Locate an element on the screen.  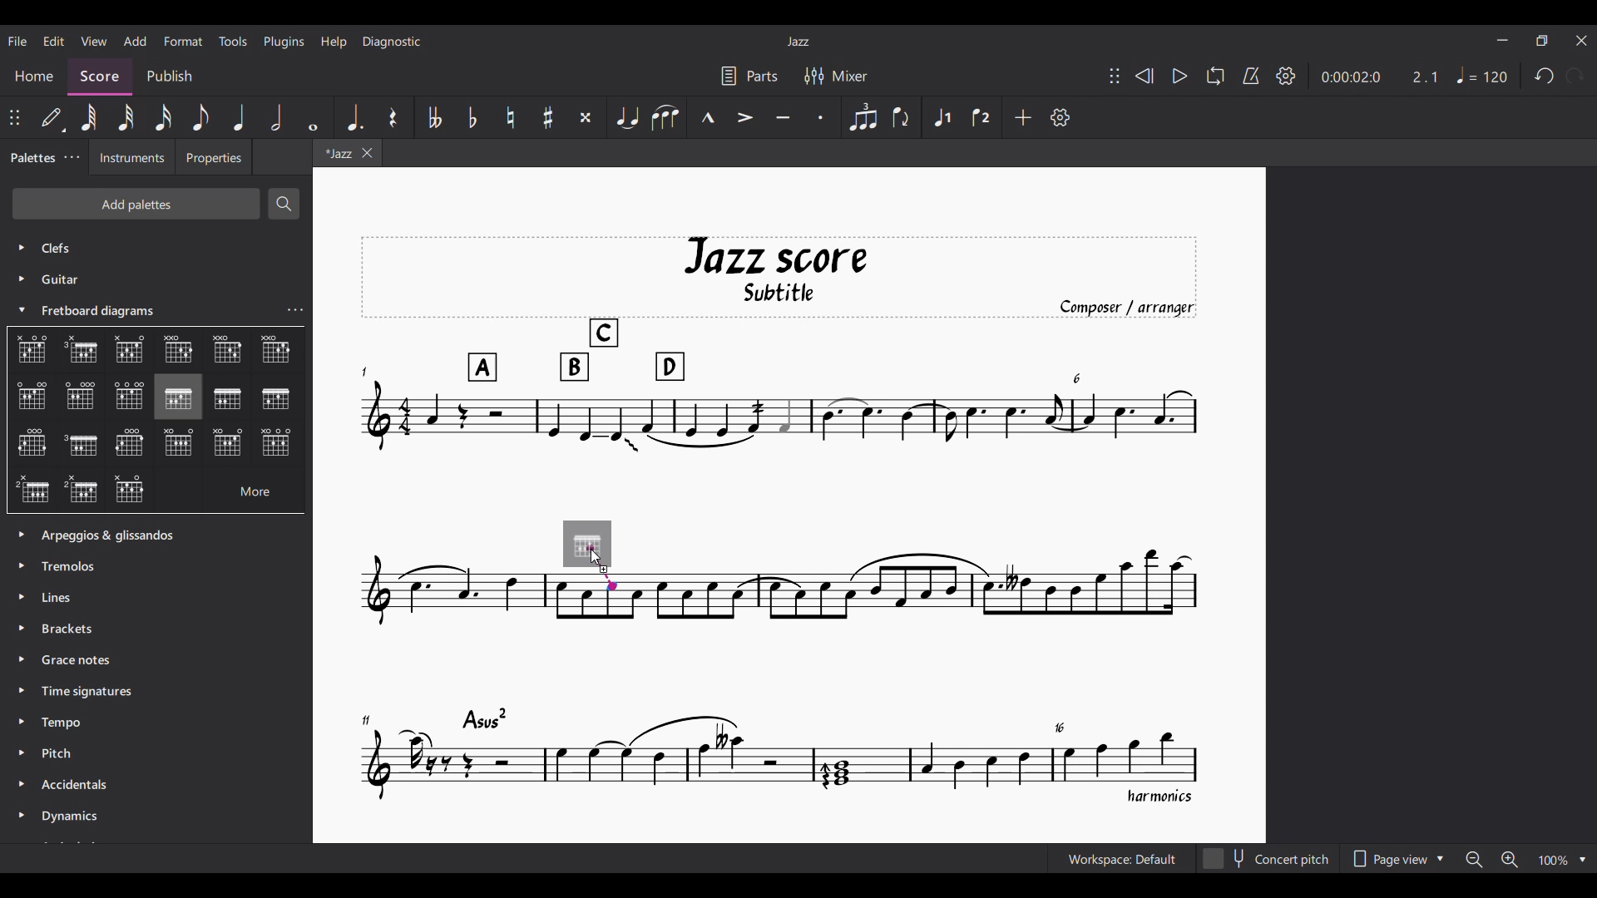
Chart 19 is located at coordinates (133, 490).